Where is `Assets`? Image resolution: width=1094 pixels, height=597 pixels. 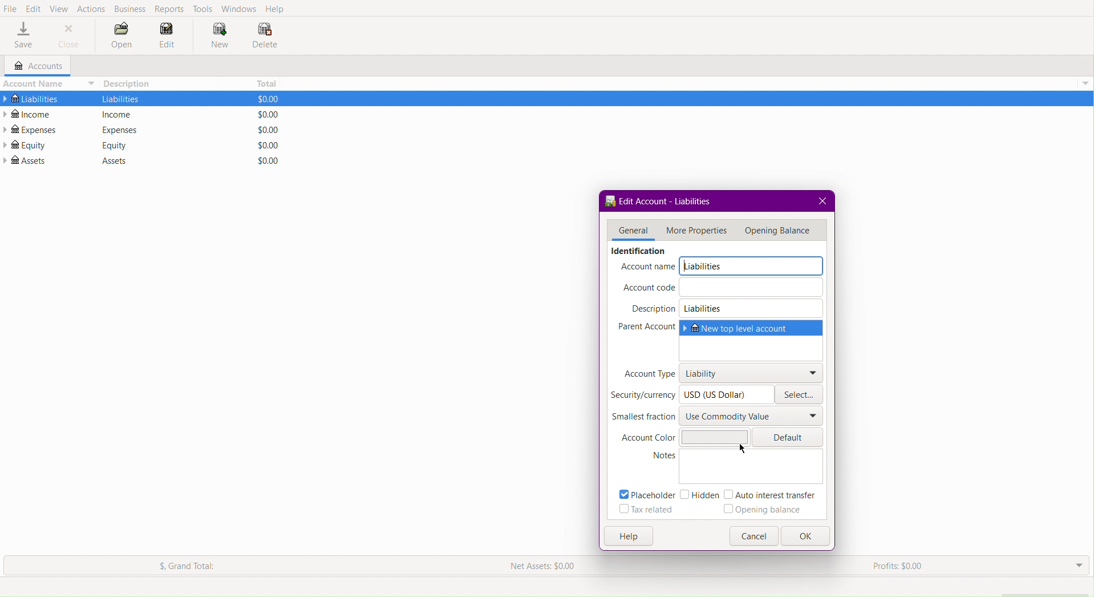
Assets is located at coordinates (109, 161).